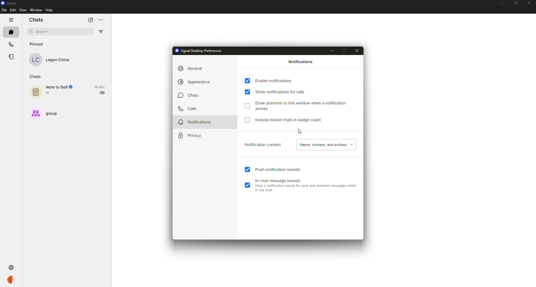 The width and height of the screenshot is (536, 287). Describe the element at coordinates (12, 268) in the screenshot. I see `settings` at that location.